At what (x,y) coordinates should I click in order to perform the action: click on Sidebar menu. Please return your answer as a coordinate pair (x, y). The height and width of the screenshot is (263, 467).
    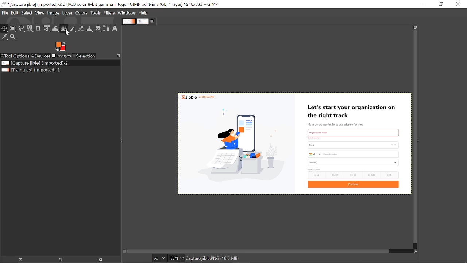
    Looking at the image, I should click on (420, 138).